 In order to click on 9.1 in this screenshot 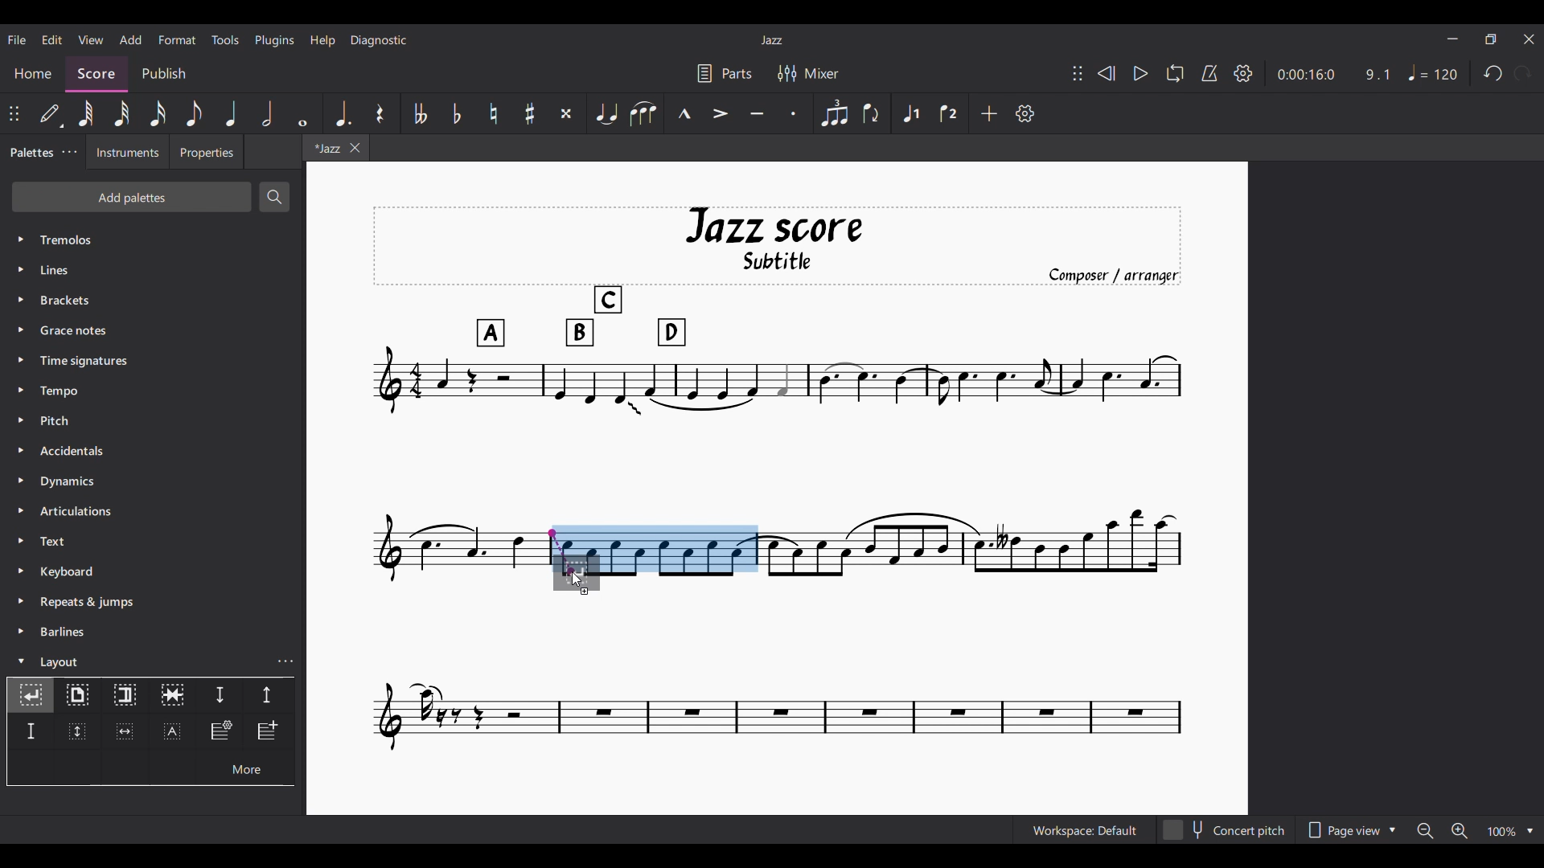, I will do `click(1378, 75)`.